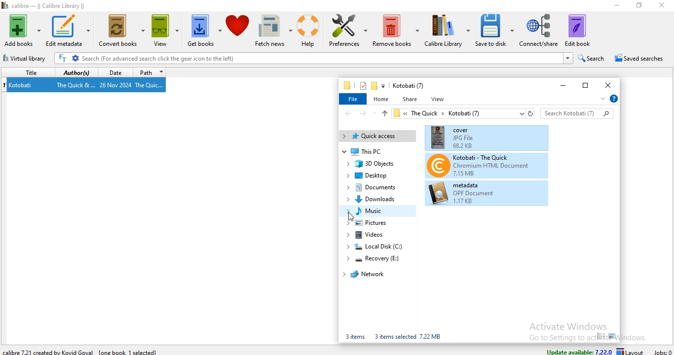  I want to click on new folder, so click(374, 86).